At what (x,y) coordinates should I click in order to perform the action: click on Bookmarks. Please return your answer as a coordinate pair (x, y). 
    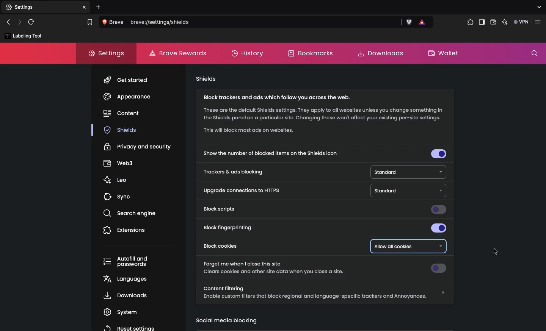
    Looking at the image, I should click on (313, 53).